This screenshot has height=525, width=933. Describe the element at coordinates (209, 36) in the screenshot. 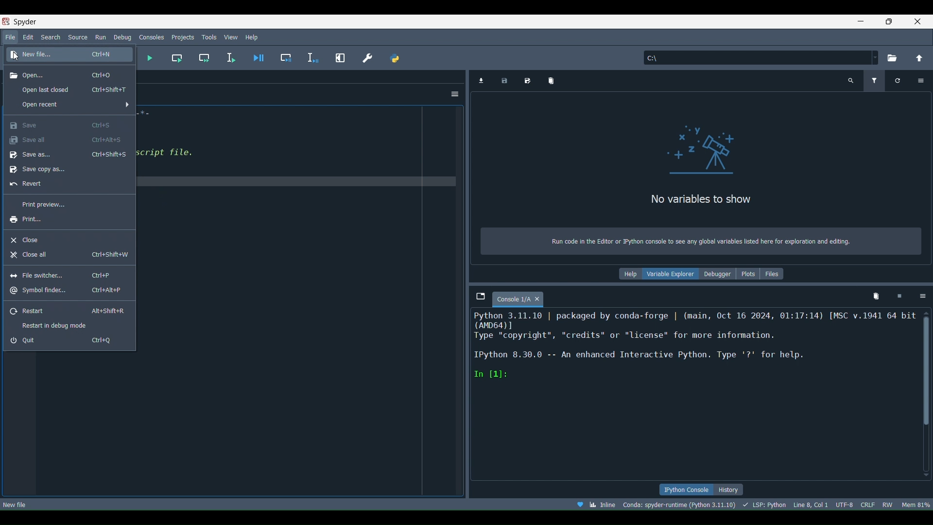

I see `Tools` at that location.